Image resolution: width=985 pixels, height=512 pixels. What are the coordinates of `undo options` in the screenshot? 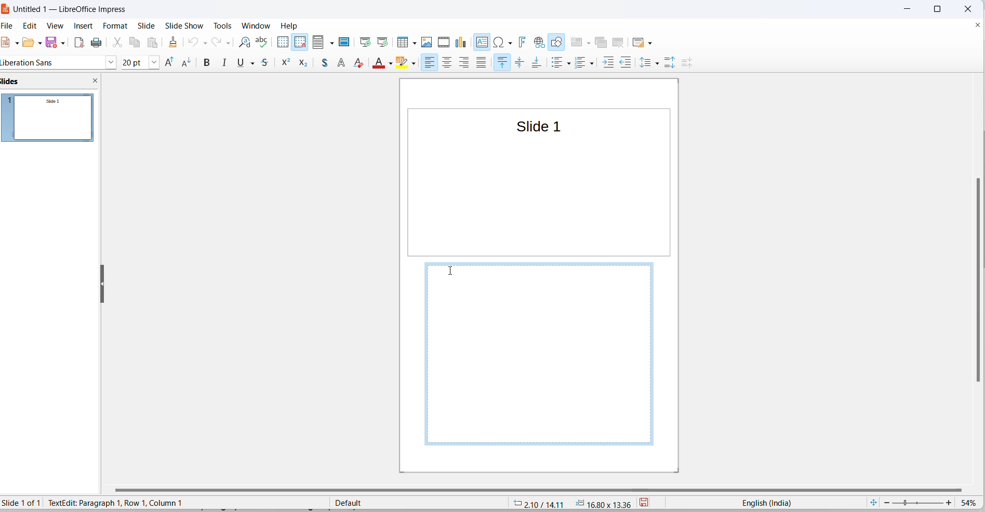 It's located at (205, 43).